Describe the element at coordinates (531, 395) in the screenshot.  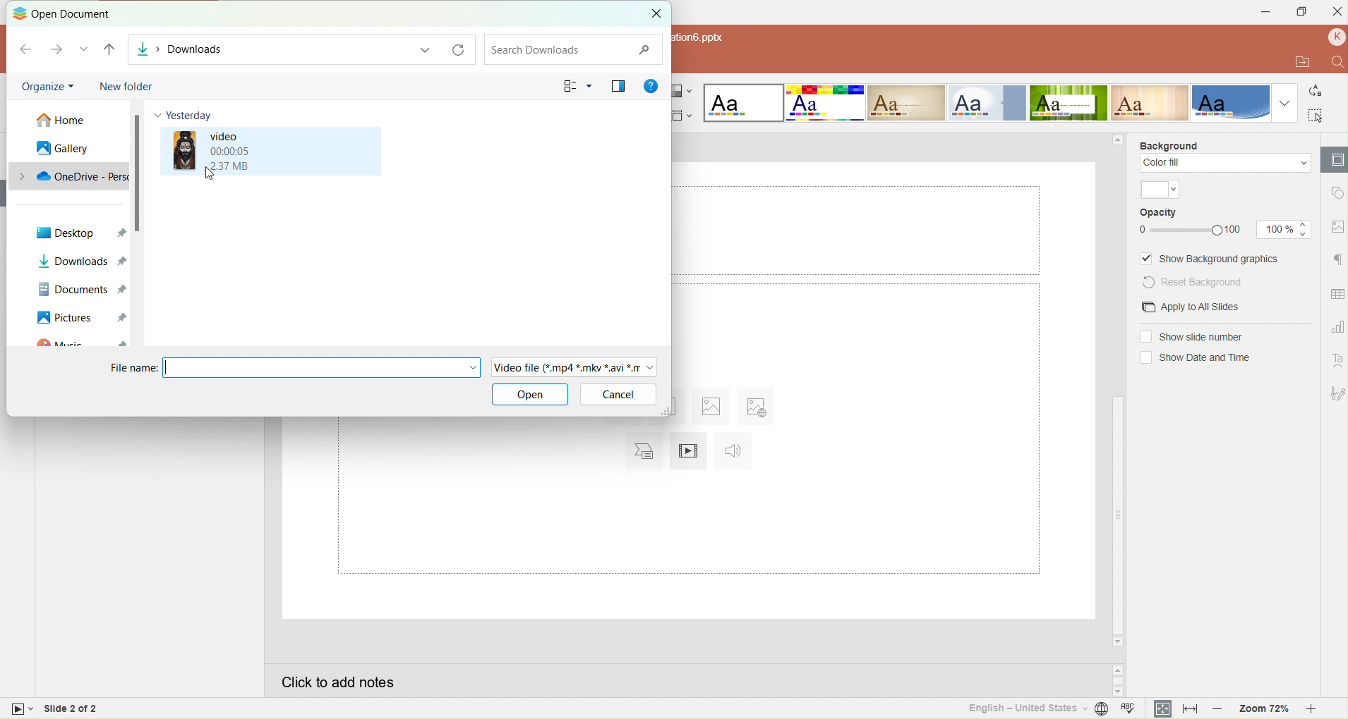
I see `Open` at that location.